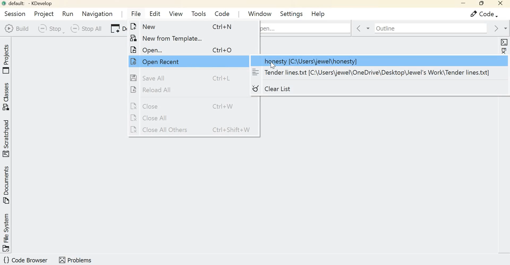 The width and height of the screenshot is (510, 265). Describe the element at coordinates (481, 14) in the screenshot. I see `Code` at that location.